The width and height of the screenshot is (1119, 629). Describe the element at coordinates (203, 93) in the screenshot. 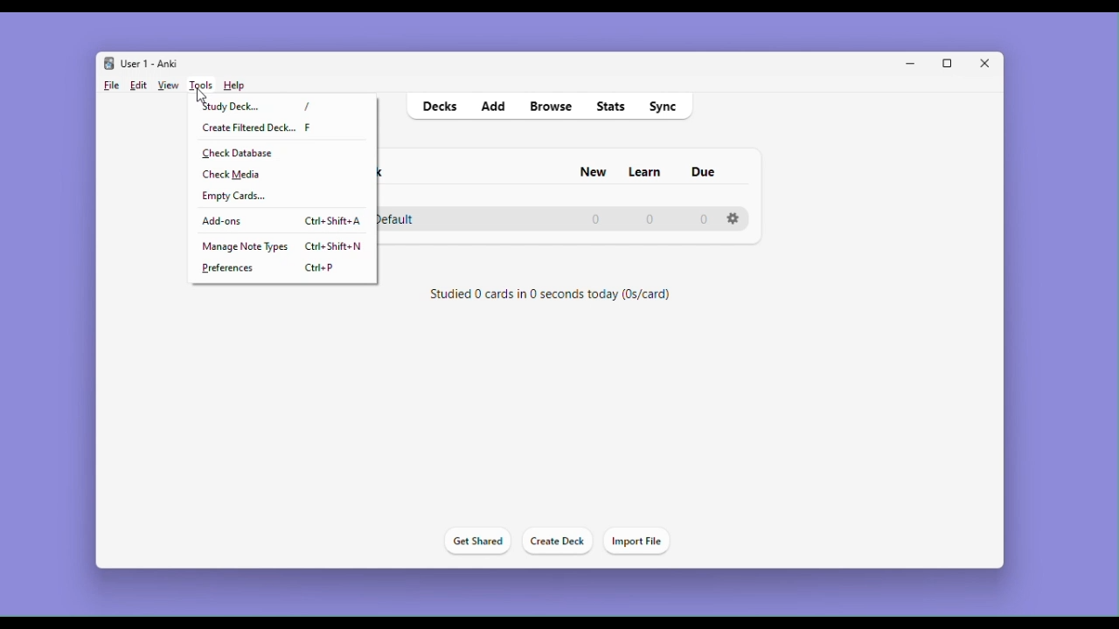

I see `cursor` at that location.